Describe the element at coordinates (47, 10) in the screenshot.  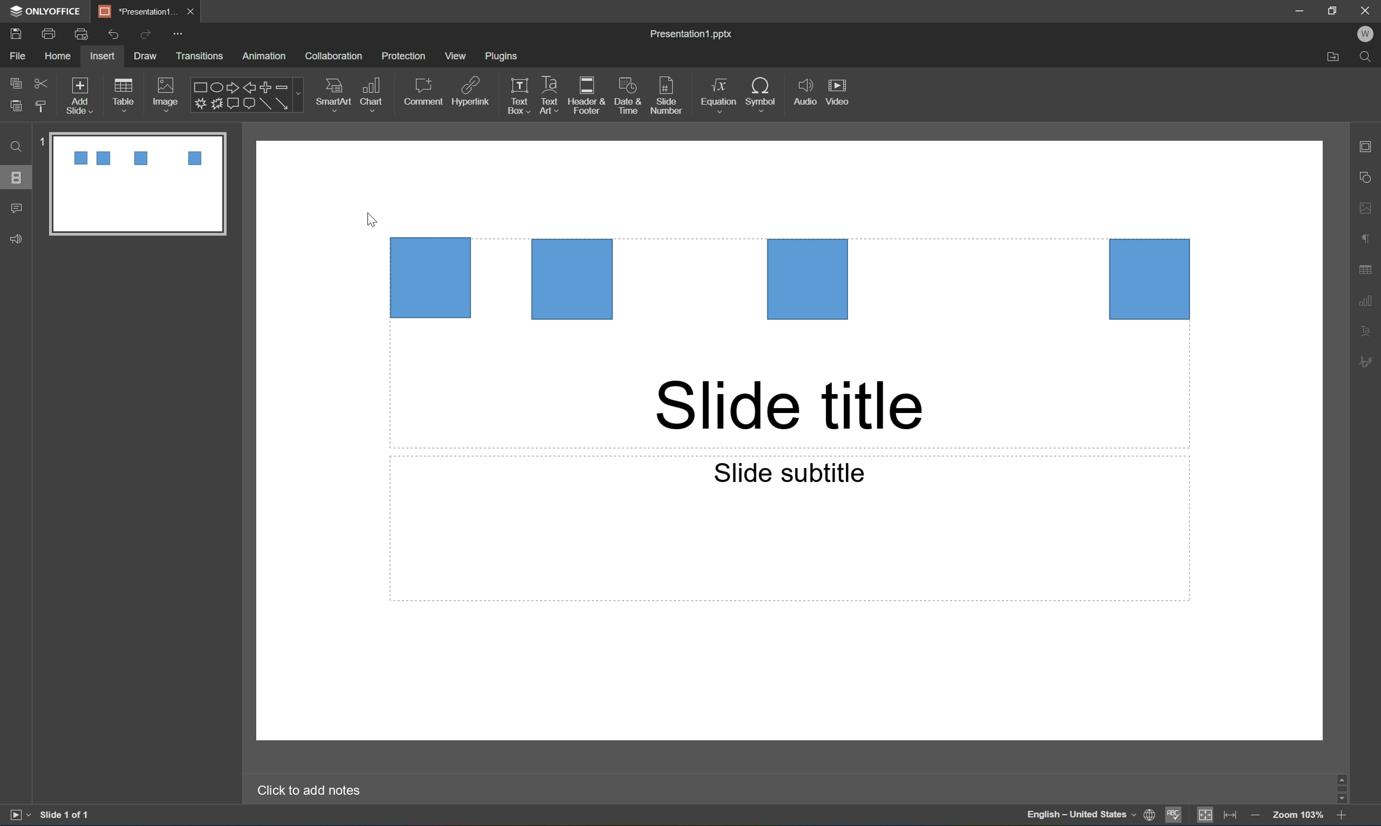
I see `ONLYOFFICE` at that location.